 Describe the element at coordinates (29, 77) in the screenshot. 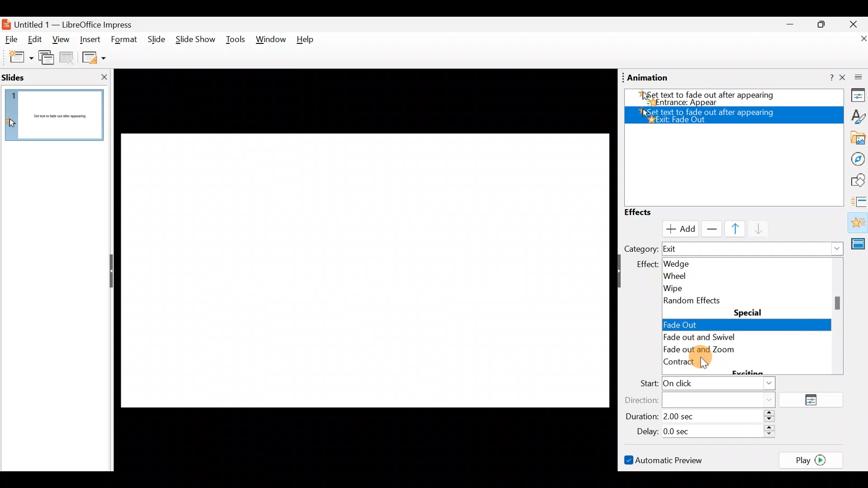

I see `Slides` at that location.